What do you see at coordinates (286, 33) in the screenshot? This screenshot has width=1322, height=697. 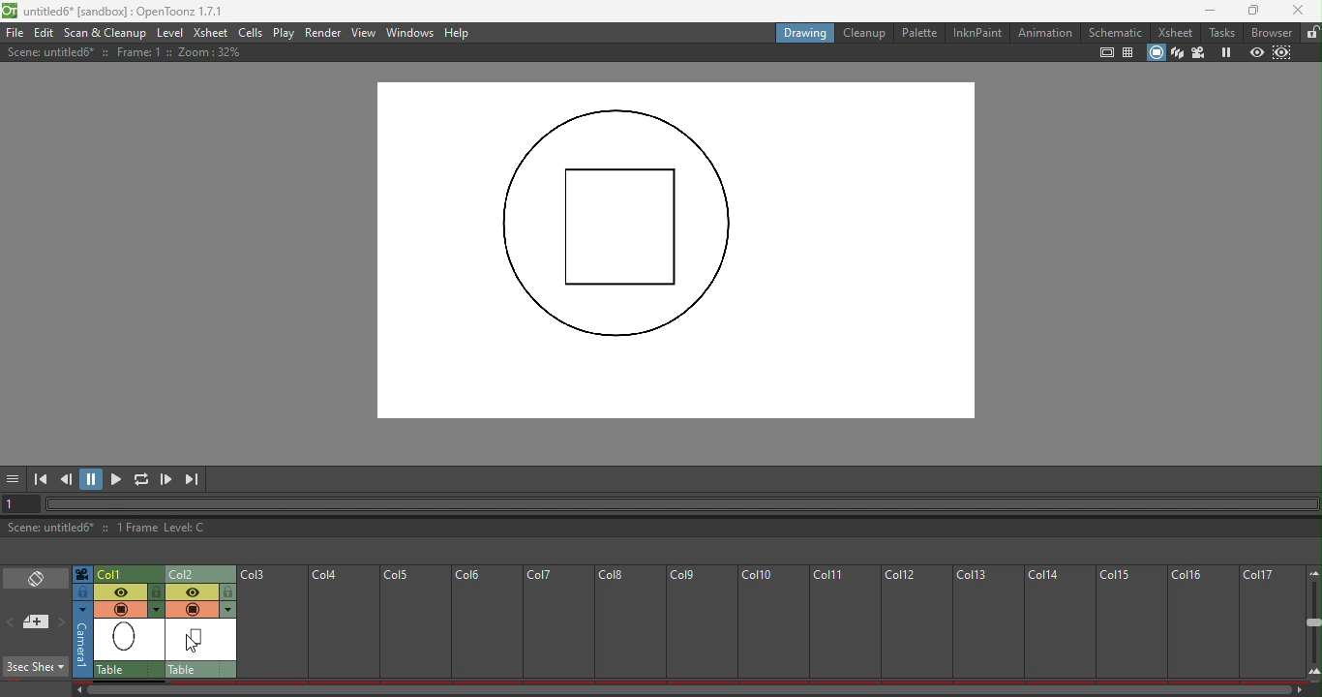 I see `Play` at bounding box center [286, 33].